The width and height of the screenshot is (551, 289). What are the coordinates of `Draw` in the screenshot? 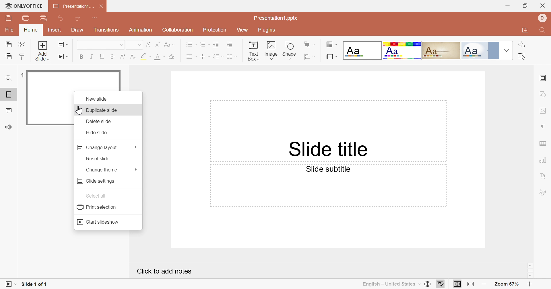 It's located at (78, 30).